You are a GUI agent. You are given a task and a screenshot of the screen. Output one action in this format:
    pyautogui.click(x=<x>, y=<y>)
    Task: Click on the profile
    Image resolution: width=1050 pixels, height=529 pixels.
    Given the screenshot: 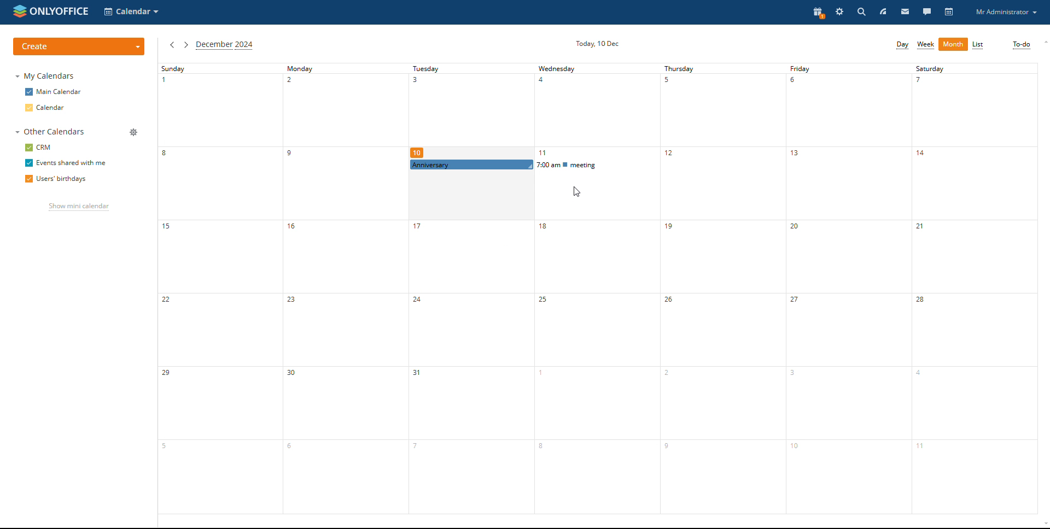 What is the action you would take?
    pyautogui.click(x=1007, y=12)
    